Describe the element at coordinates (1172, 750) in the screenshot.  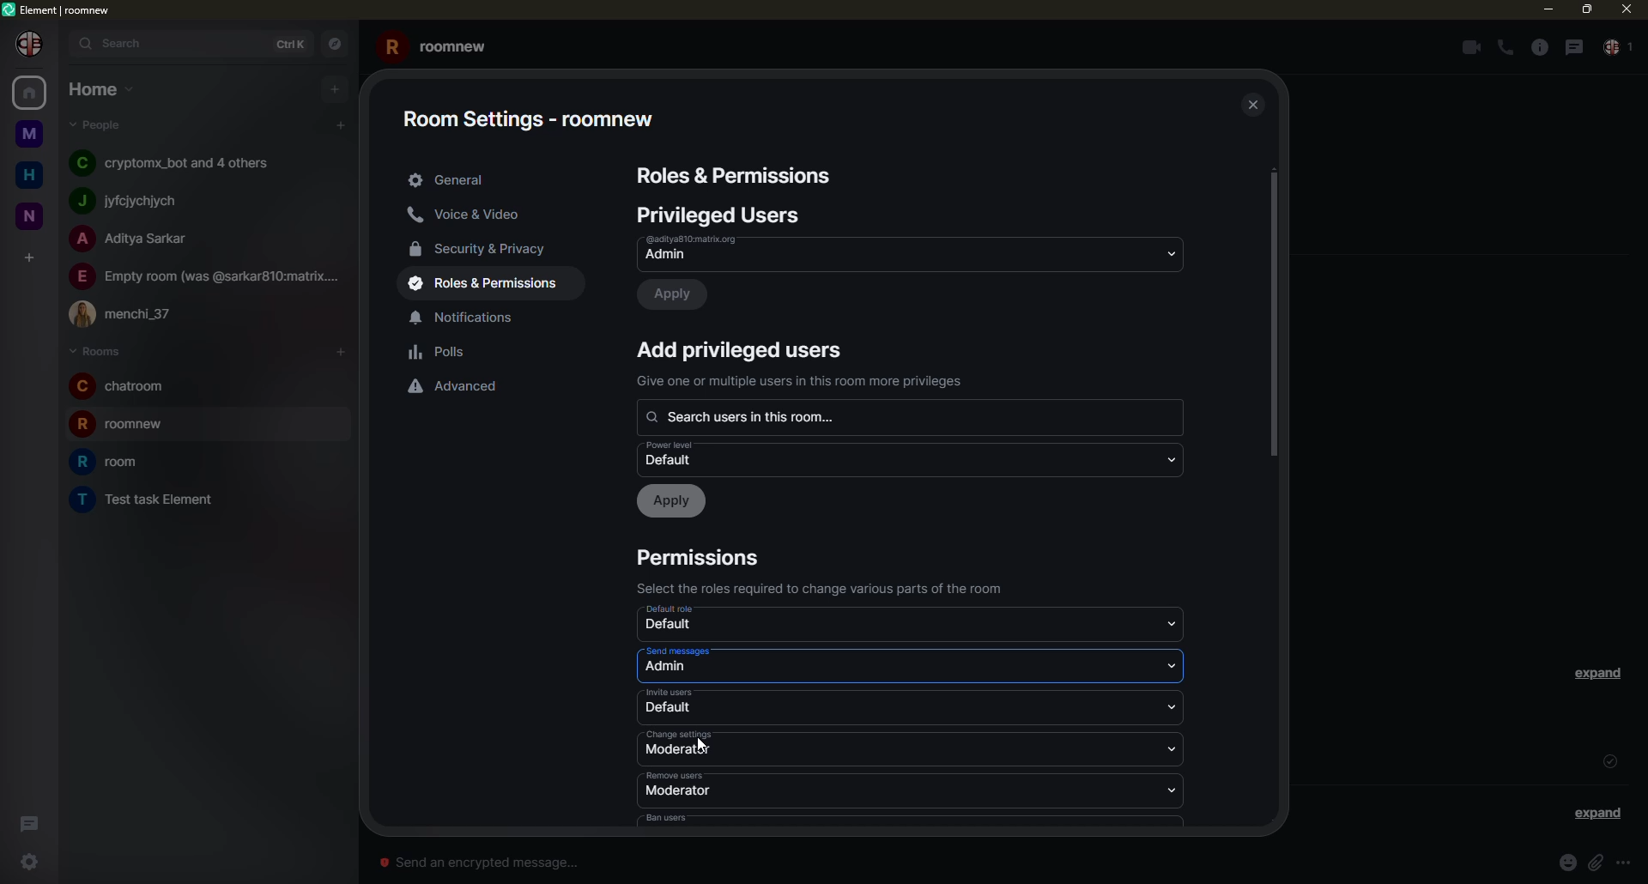
I see `drop` at that location.